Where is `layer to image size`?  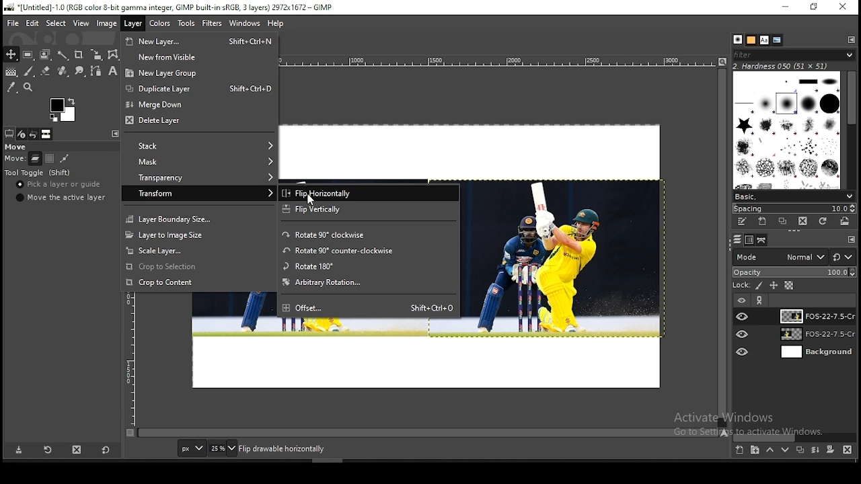 layer to image size is located at coordinates (199, 234).